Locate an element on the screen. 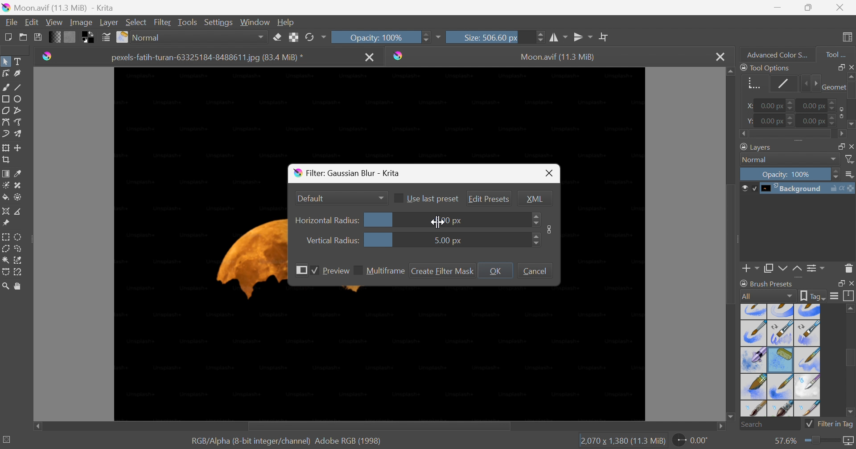 The width and height of the screenshot is (856, 449). Edit shapes tool is located at coordinates (5, 73).